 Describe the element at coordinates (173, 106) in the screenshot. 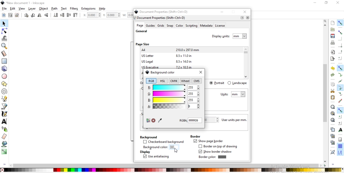

I see `alpha` at that location.